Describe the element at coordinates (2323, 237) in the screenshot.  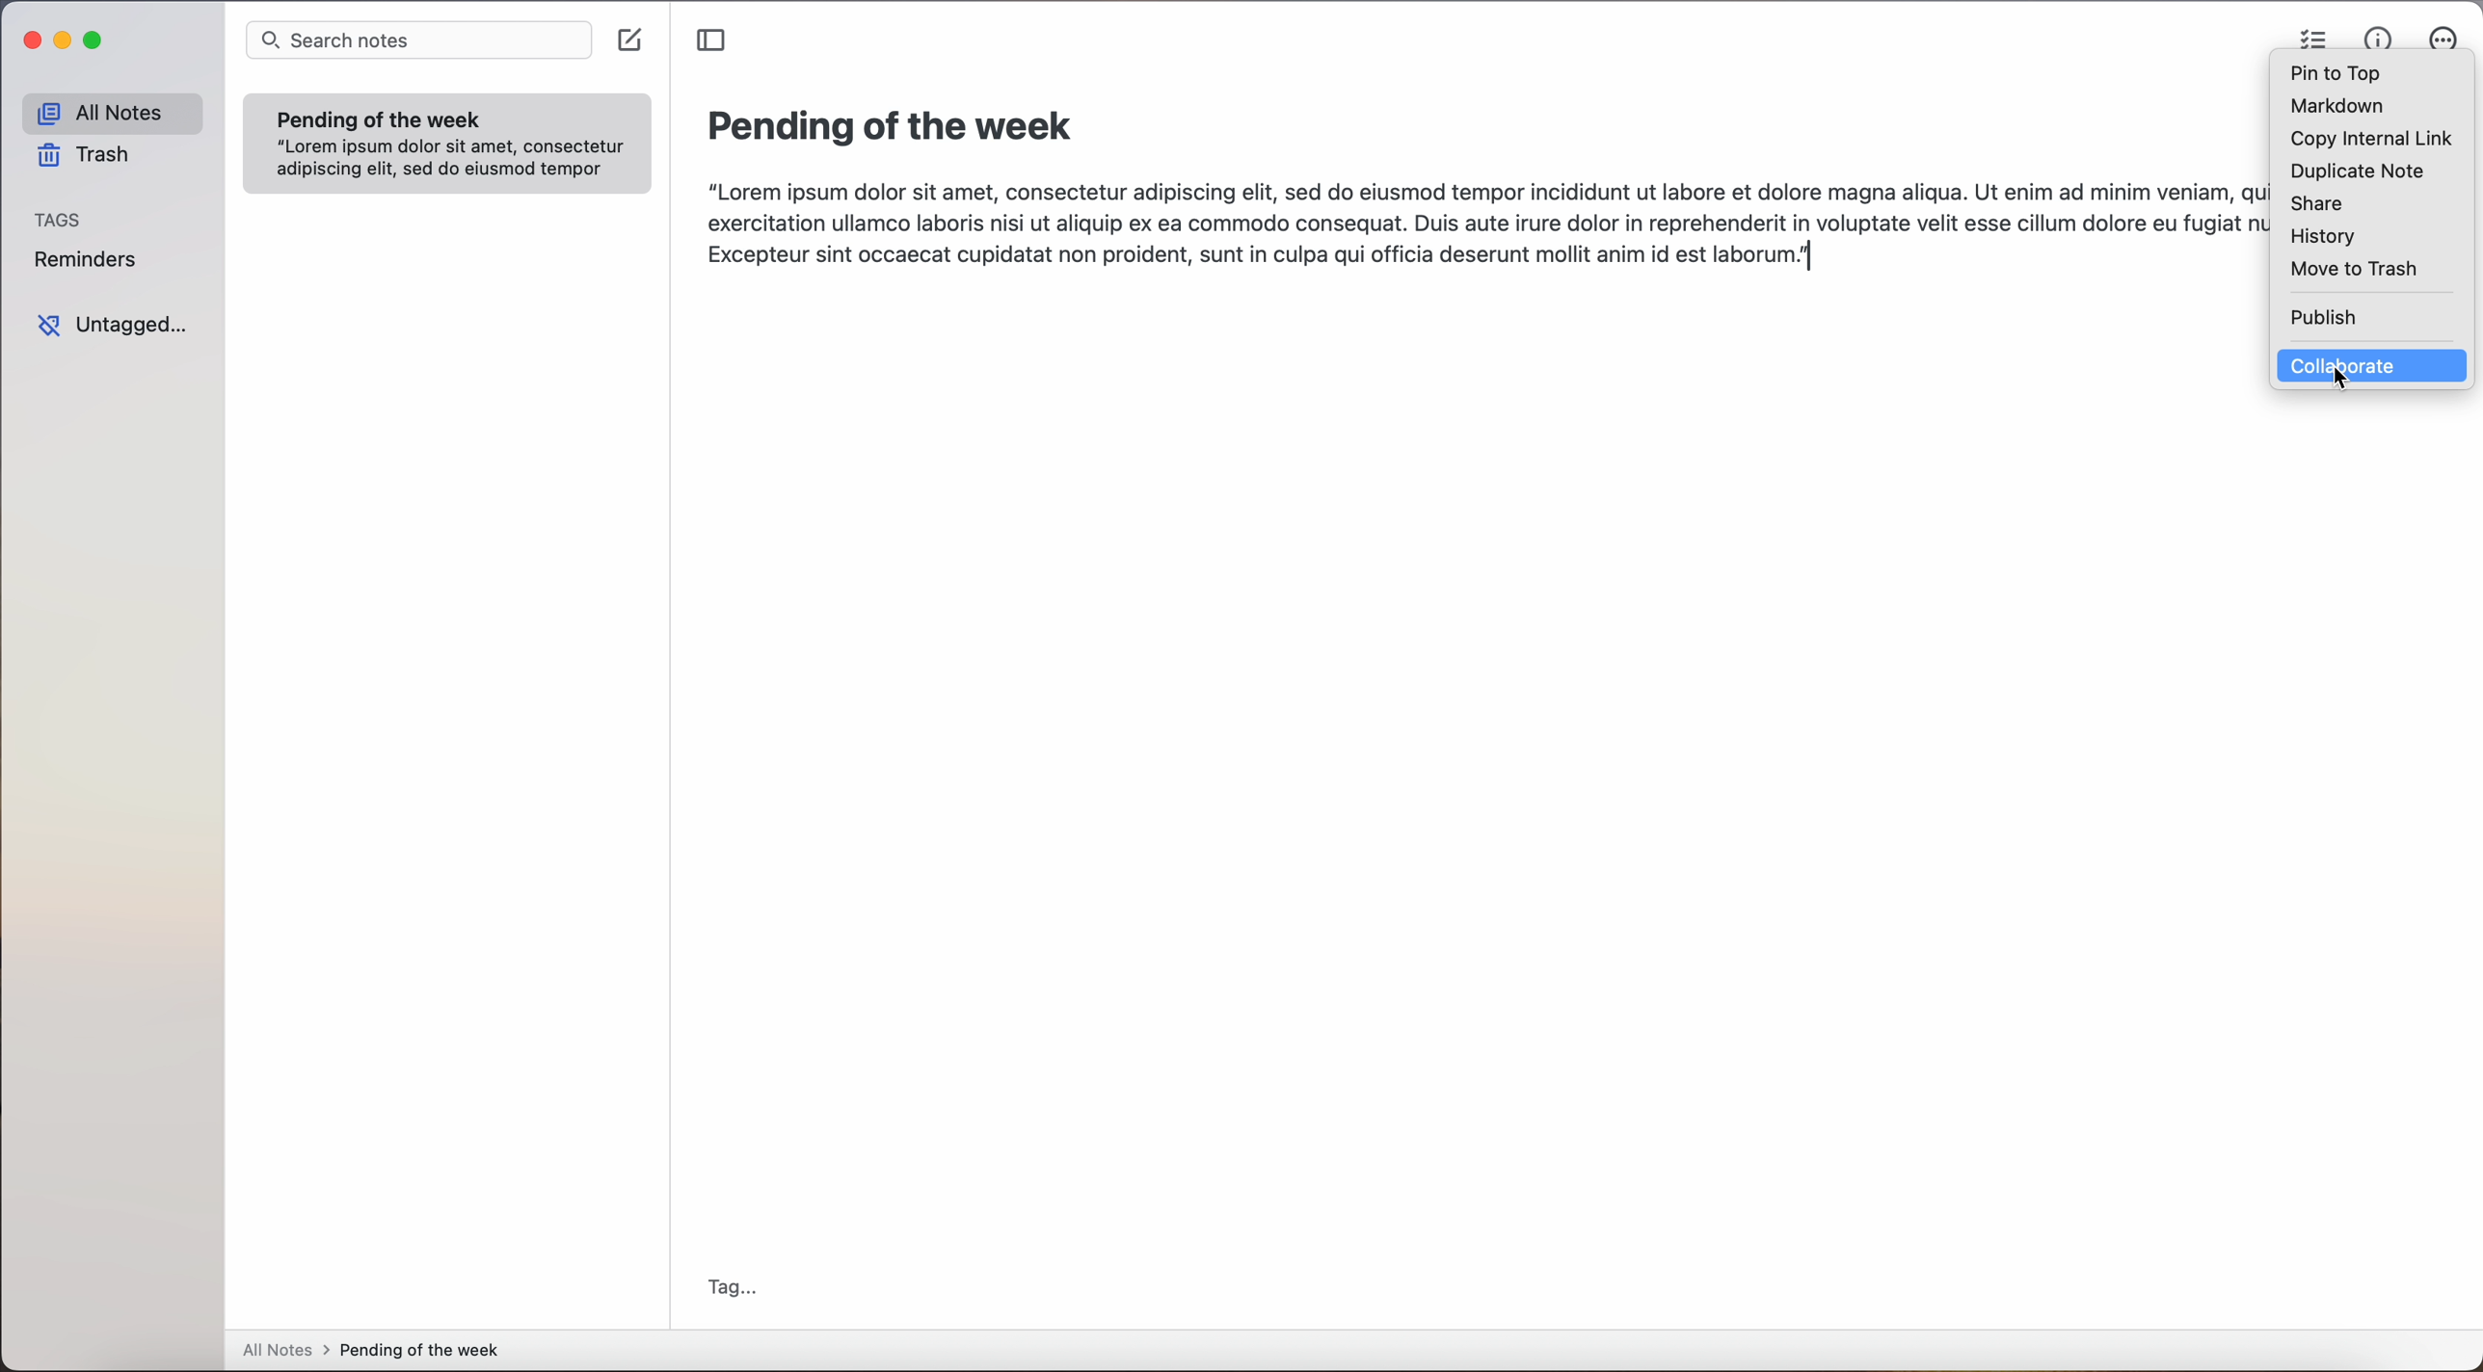
I see `history` at that location.